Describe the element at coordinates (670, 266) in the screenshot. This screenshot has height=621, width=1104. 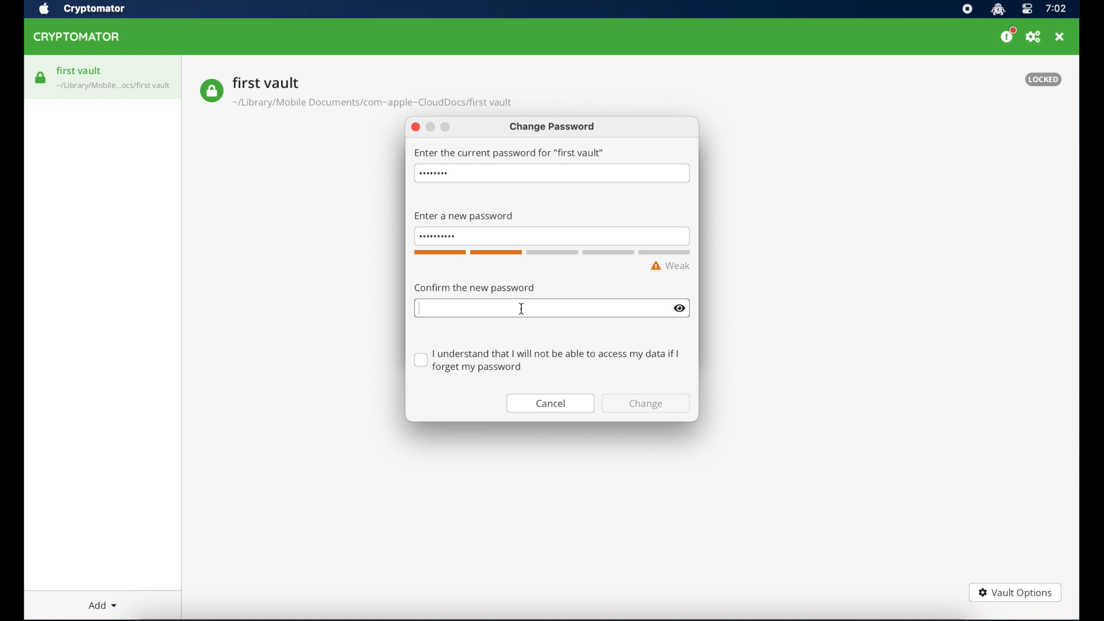
I see `weak` at that location.